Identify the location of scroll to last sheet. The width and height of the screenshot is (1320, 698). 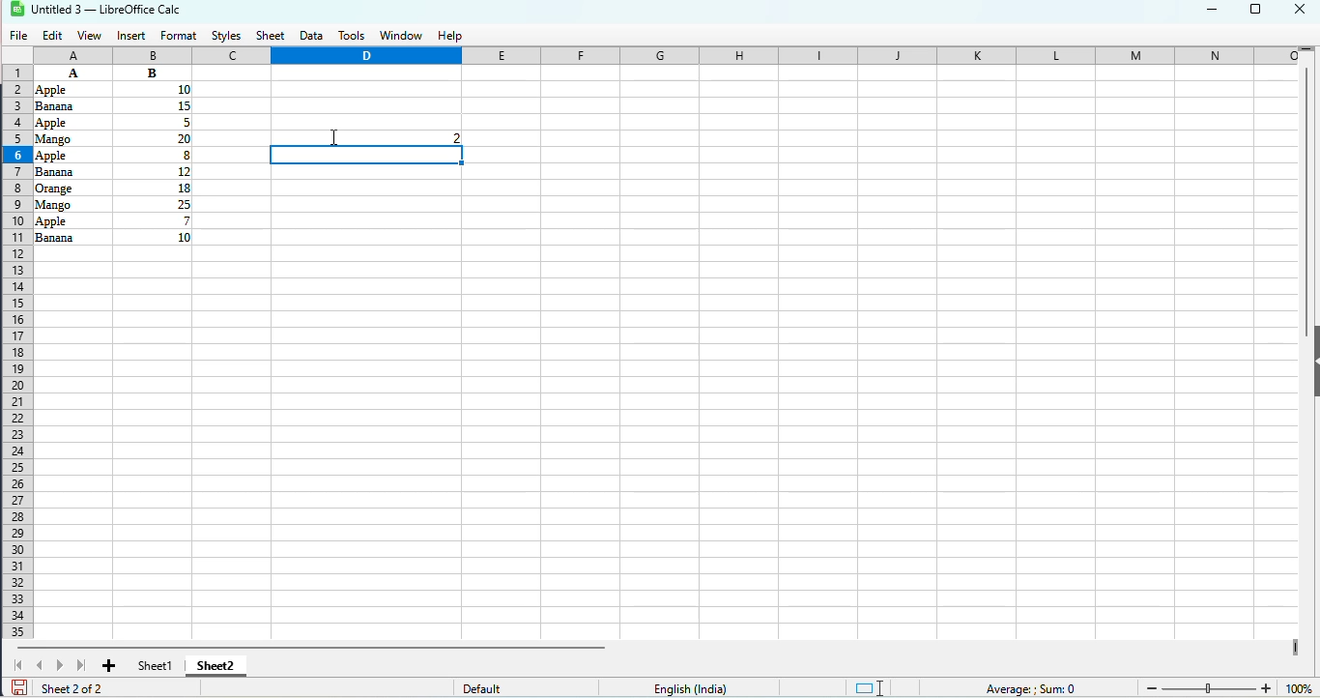
(82, 665).